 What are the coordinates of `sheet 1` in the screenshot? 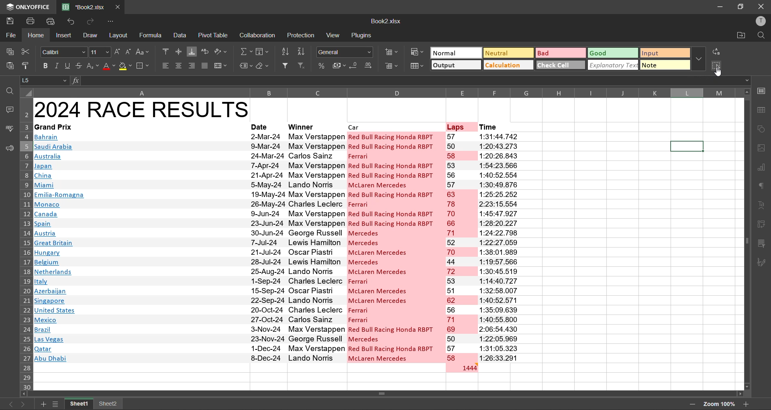 It's located at (79, 404).